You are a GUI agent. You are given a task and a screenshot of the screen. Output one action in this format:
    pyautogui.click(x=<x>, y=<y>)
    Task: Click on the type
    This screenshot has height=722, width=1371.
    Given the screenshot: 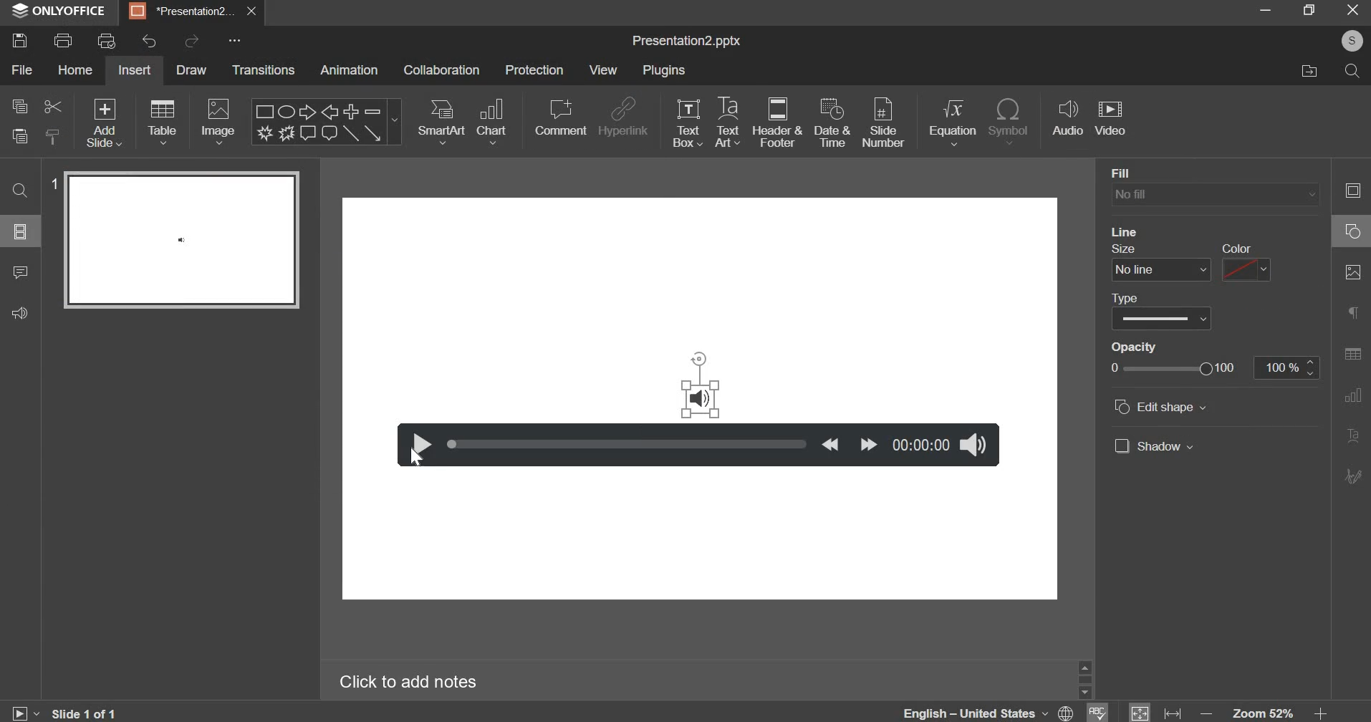 What is the action you would take?
    pyautogui.click(x=1125, y=299)
    